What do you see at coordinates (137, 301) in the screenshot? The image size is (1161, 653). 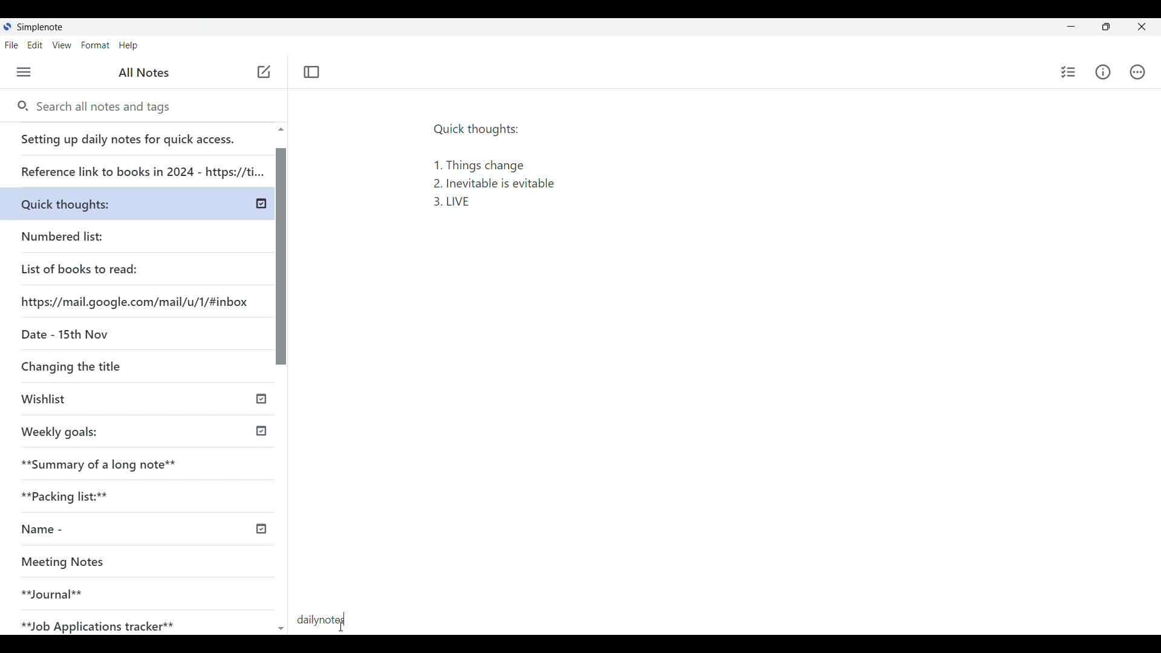 I see `Website` at bounding box center [137, 301].